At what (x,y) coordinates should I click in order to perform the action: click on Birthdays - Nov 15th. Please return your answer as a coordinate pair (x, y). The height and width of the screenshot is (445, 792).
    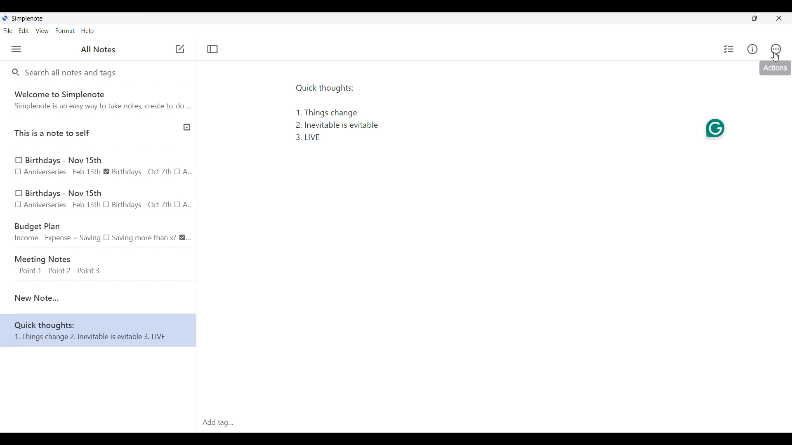
    Looking at the image, I should click on (98, 165).